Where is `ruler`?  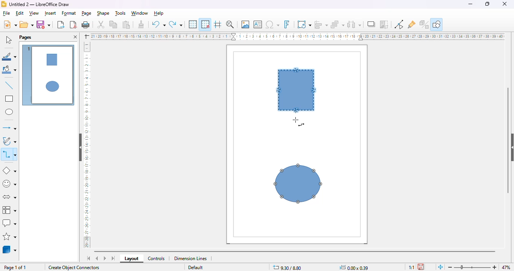 ruler is located at coordinates (87, 145).